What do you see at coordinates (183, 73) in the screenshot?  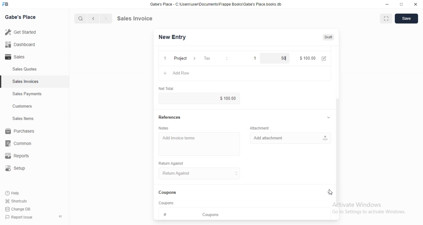 I see `Add row` at bounding box center [183, 73].